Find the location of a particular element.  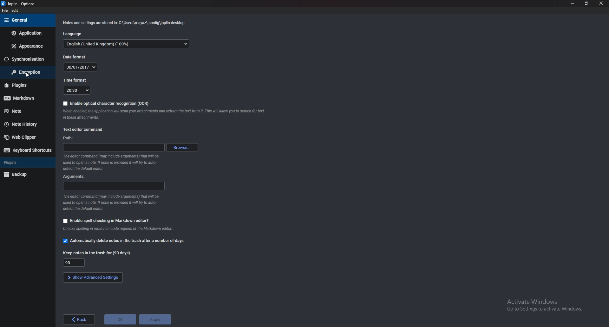

keyboard shortcuts is located at coordinates (27, 150).